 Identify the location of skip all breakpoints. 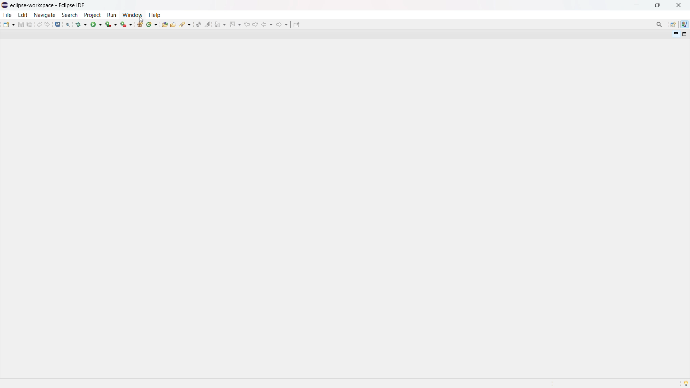
(68, 24).